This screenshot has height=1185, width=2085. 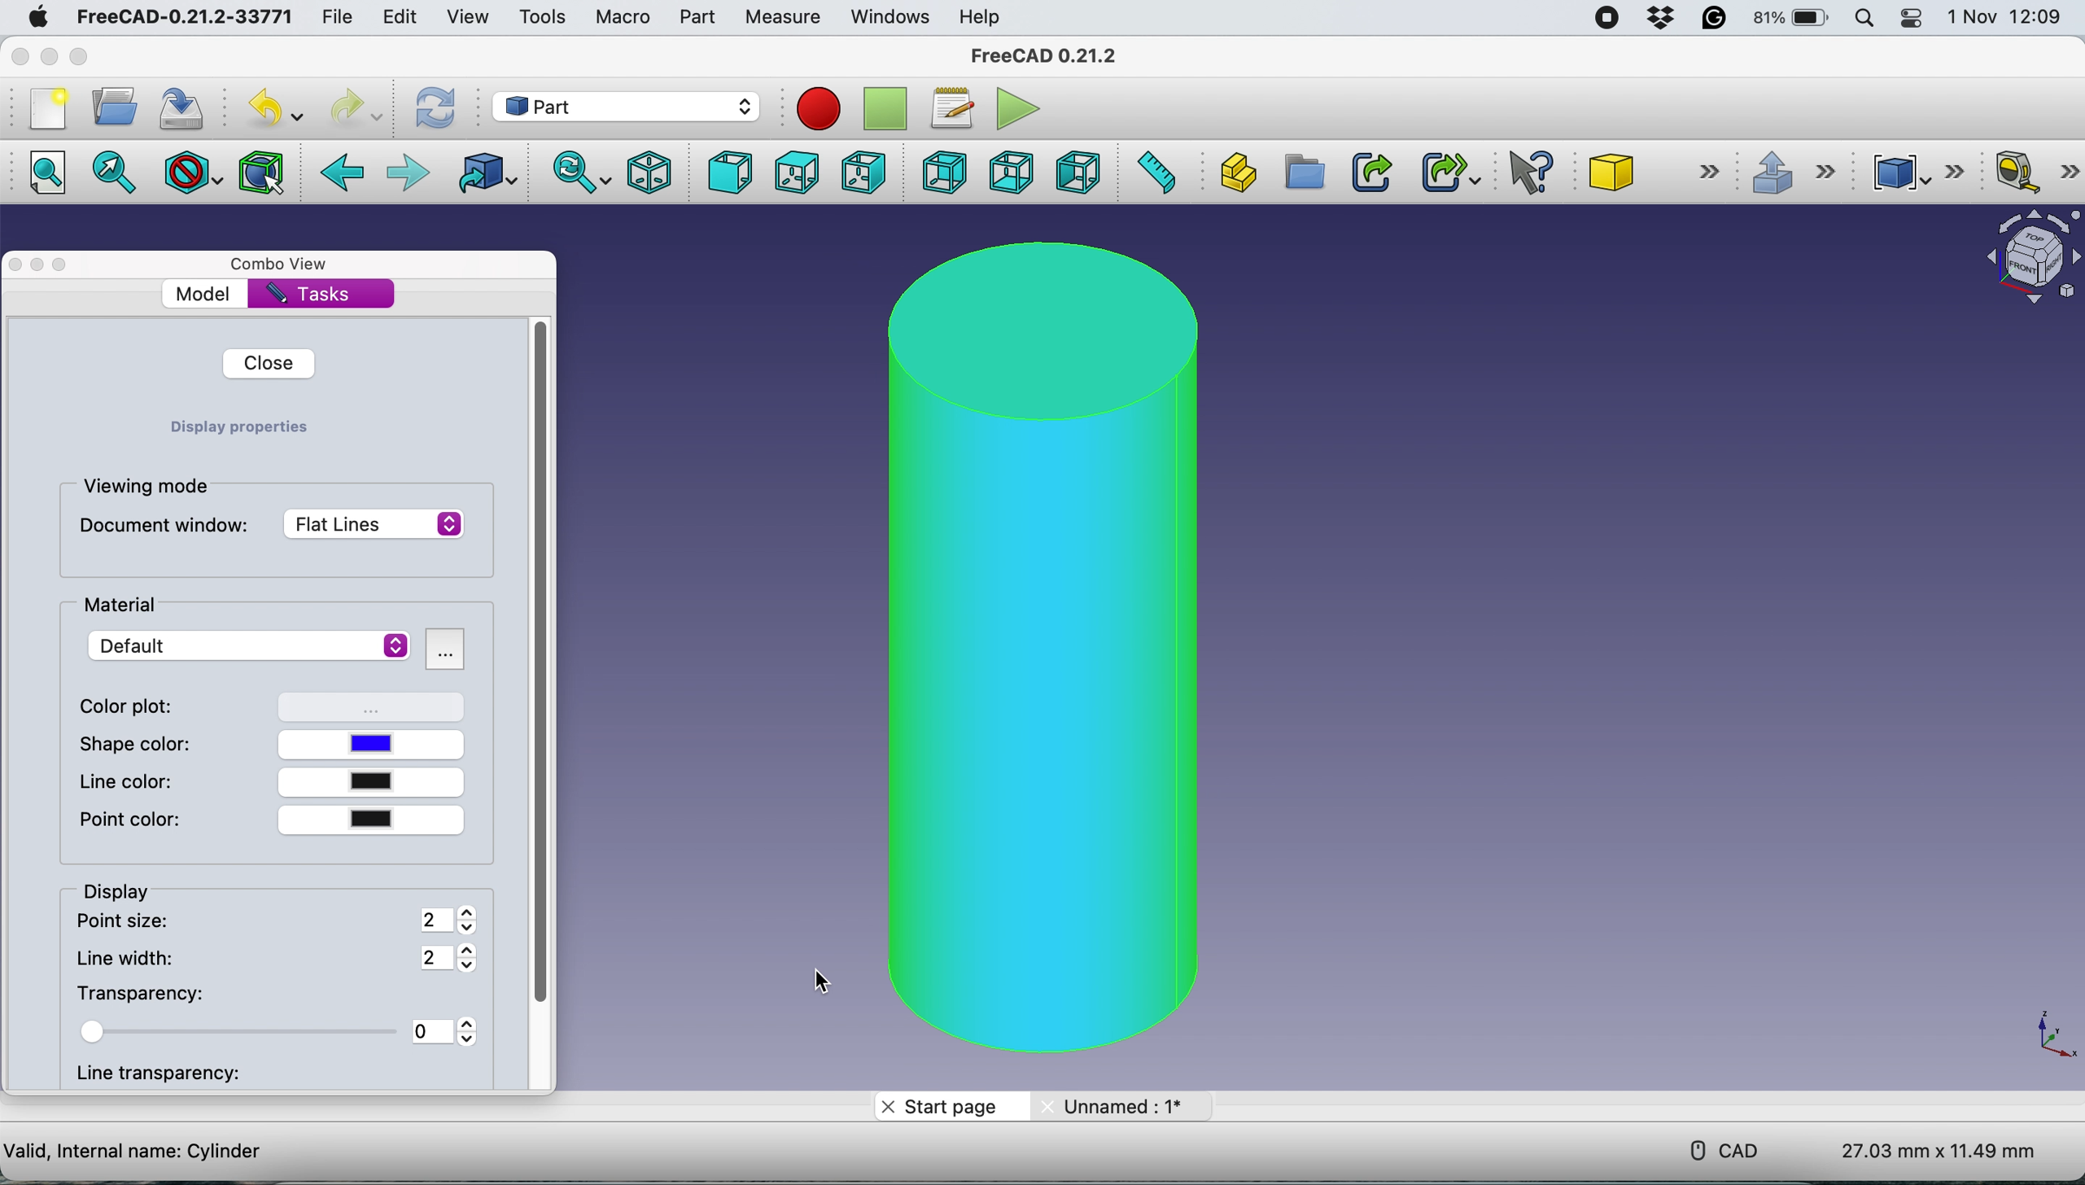 I want to click on line transparency, so click(x=171, y=1076).